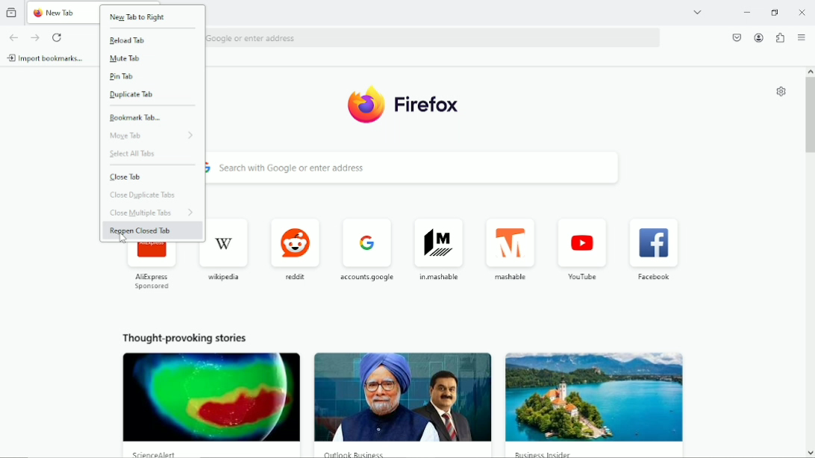 This screenshot has width=815, height=458. I want to click on close multiple tabs, so click(149, 213).